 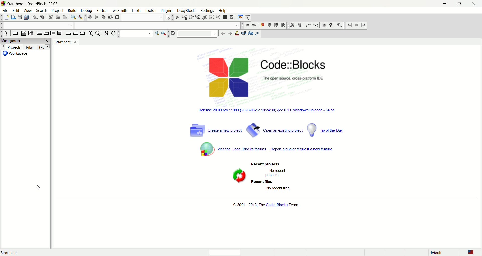 I want to click on symbol, so click(x=238, y=176).